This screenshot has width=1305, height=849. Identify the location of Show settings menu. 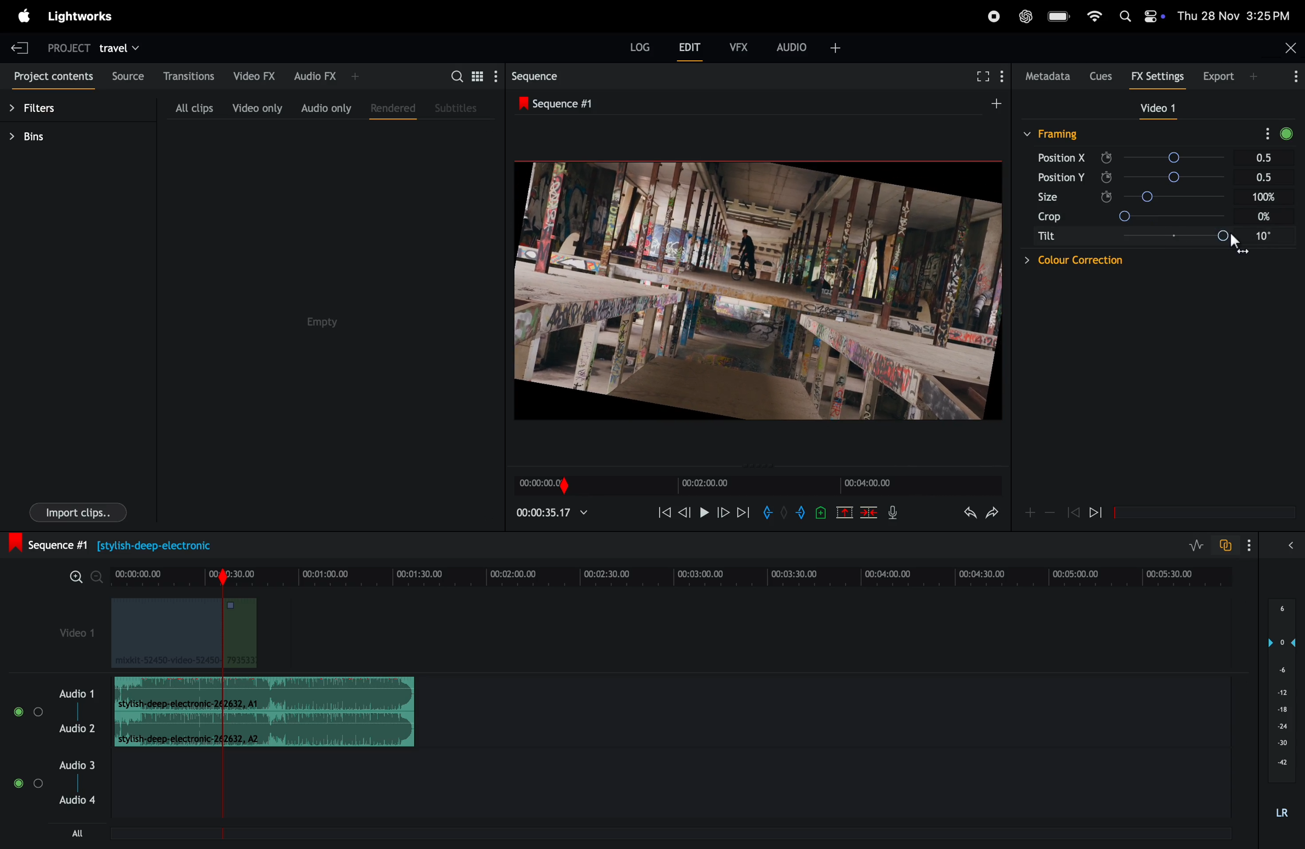
(1294, 78).